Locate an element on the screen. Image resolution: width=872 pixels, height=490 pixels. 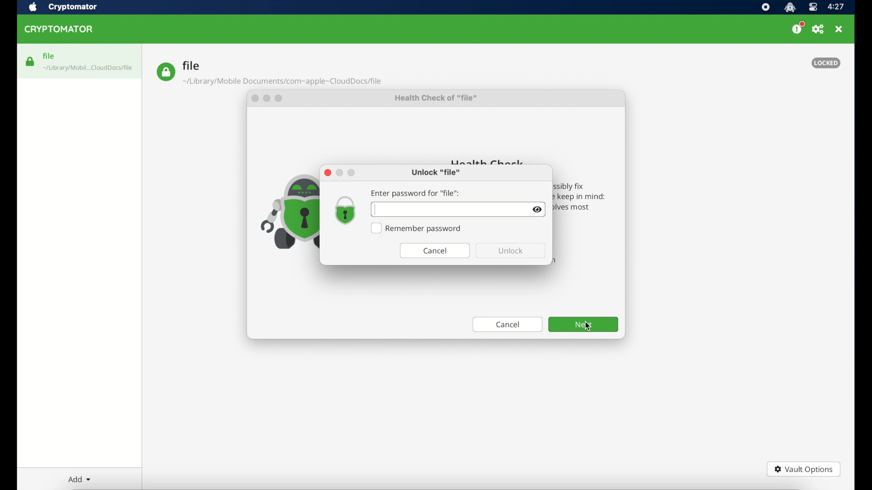
unlock file is located at coordinates (436, 173).